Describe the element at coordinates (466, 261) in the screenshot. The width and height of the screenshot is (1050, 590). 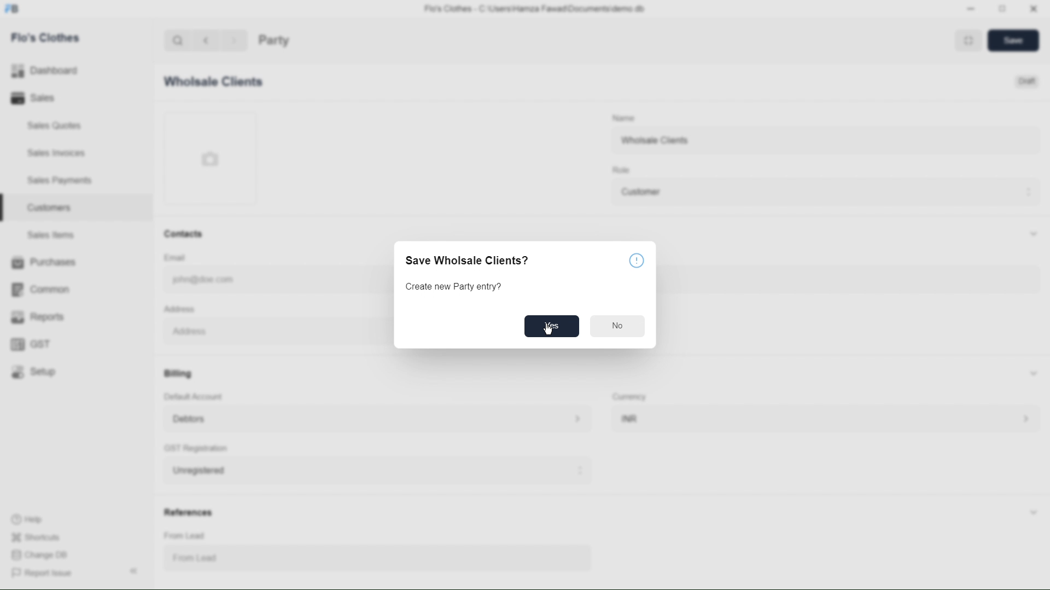
I see `Save Wholsale Clients?` at that location.